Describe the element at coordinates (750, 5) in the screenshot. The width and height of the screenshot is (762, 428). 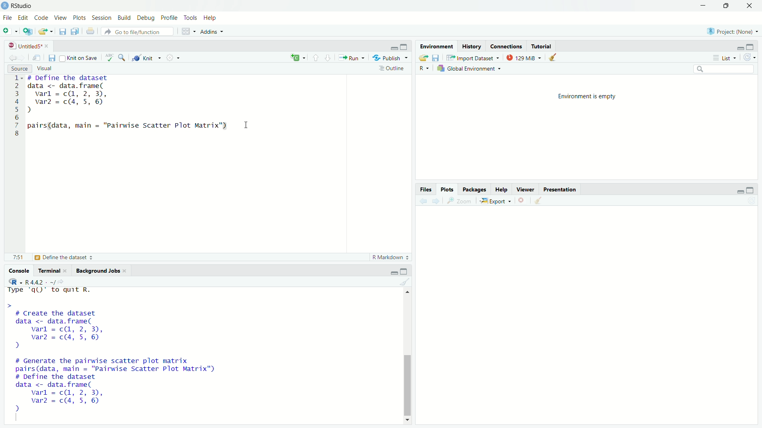
I see `Close` at that location.